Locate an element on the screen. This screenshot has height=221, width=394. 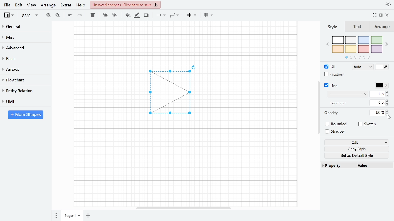
Collapse is located at coordinates (389, 16).